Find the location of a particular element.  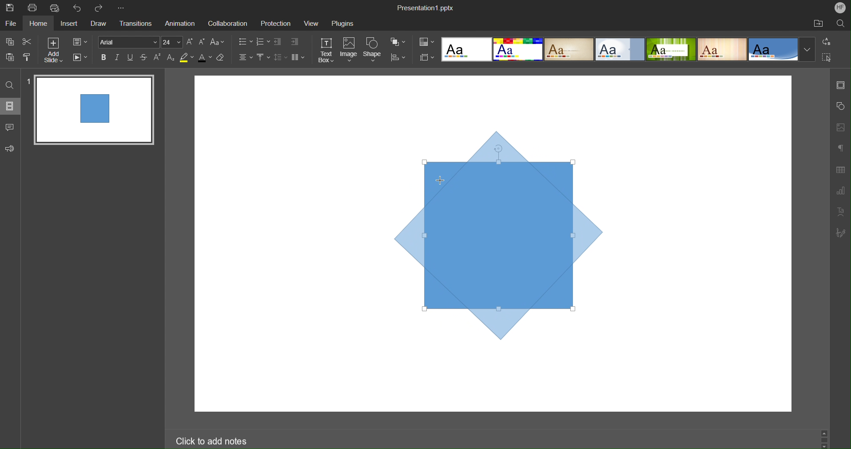

Shape (Rotating) is located at coordinates (498, 231).